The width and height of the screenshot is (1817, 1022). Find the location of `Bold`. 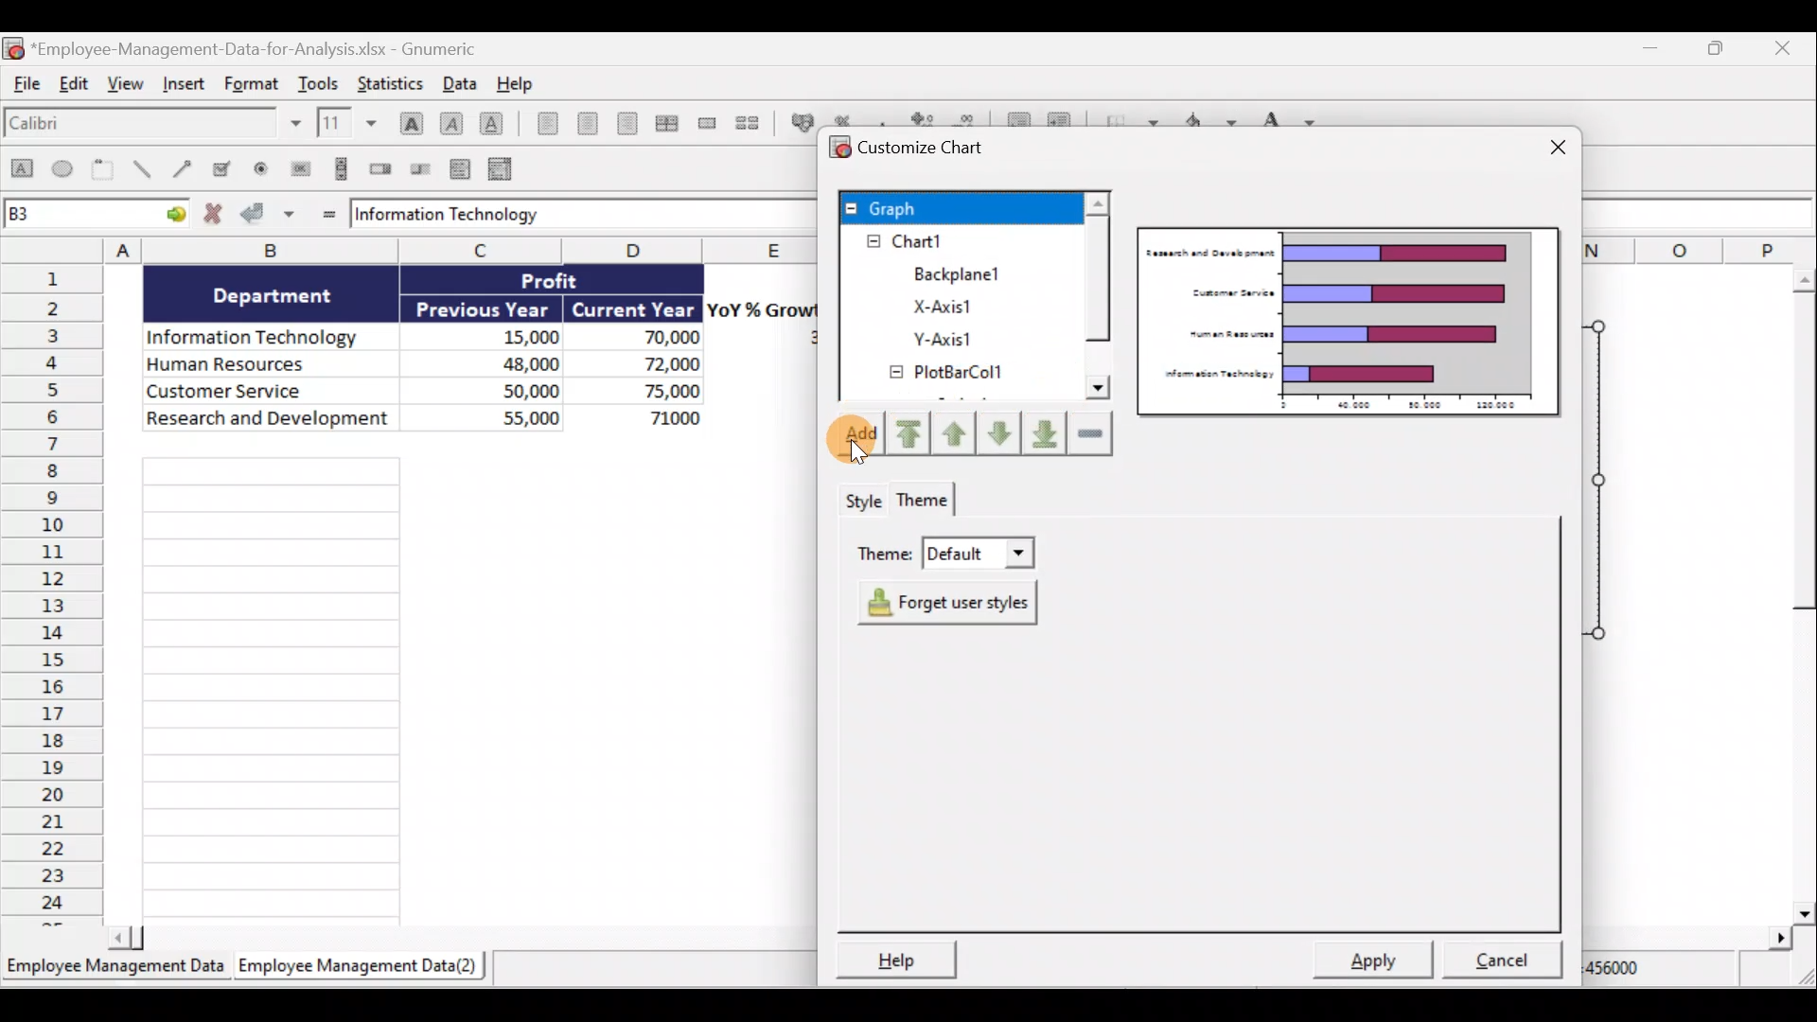

Bold is located at coordinates (409, 122).